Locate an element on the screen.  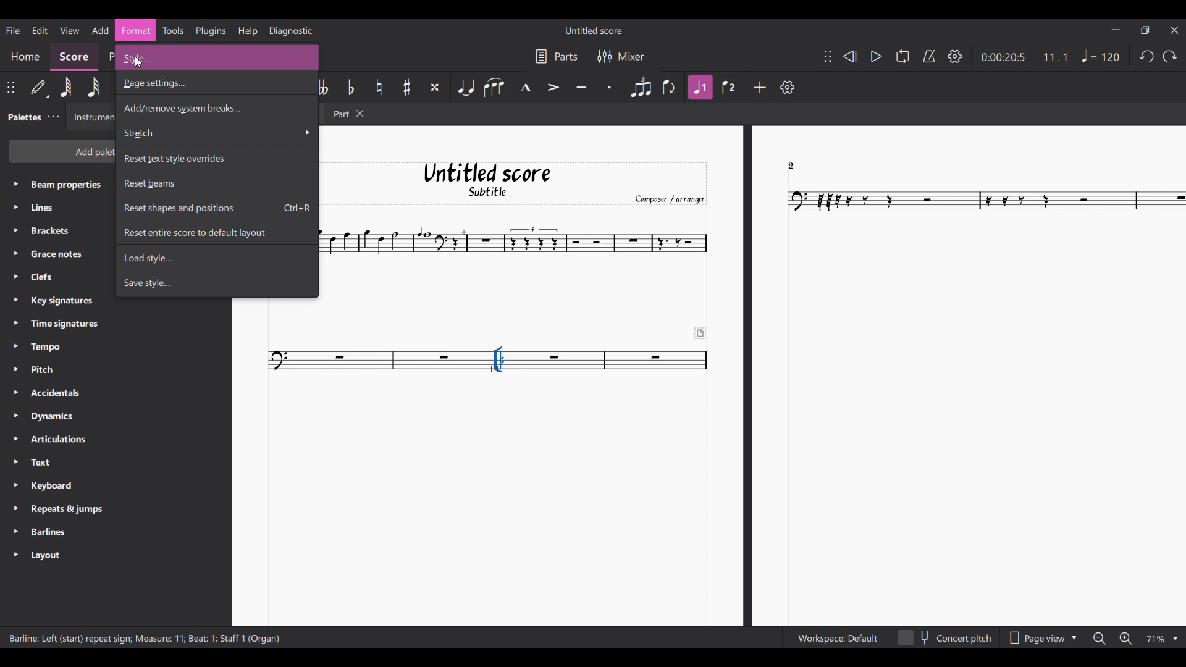
Score, current selection is located at coordinates (74, 57).